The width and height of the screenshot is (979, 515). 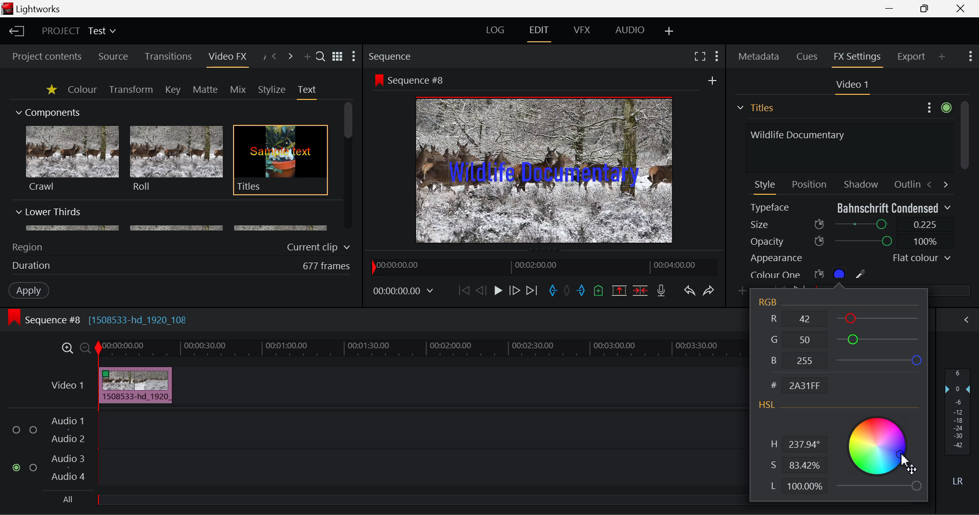 What do you see at coordinates (72, 159) in the screenshot?
I see `Crawl` at bounding box center [72, 159].